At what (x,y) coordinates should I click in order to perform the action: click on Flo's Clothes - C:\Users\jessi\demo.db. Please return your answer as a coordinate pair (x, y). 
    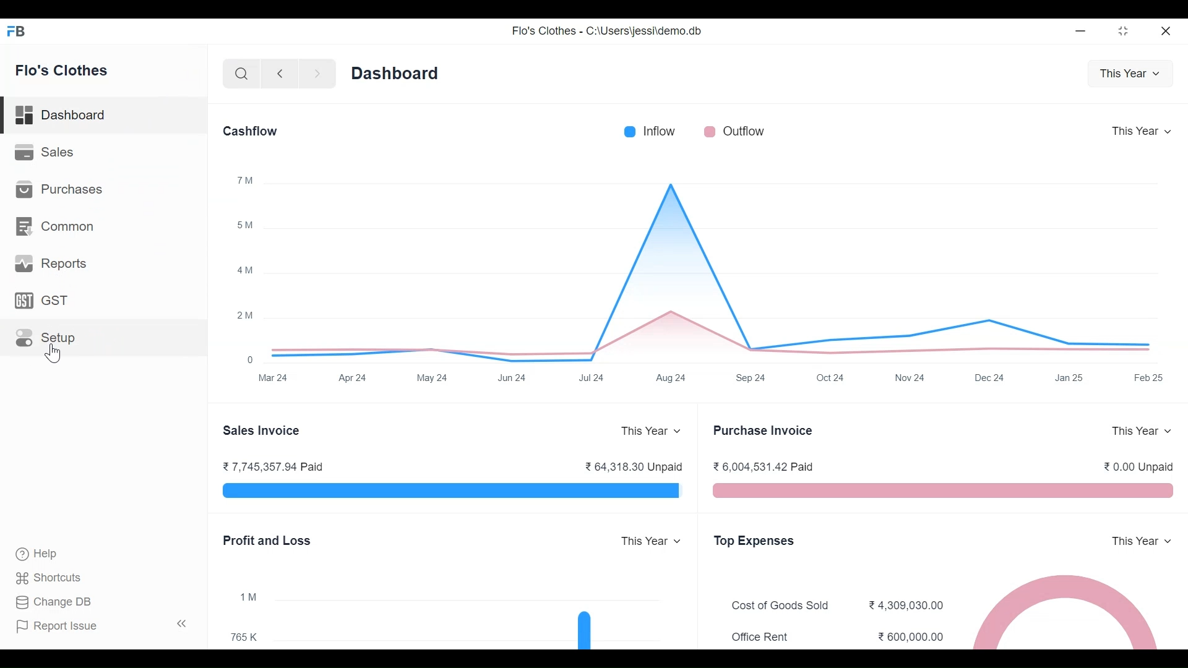
    Looking at the image, I should click on (606, 31).